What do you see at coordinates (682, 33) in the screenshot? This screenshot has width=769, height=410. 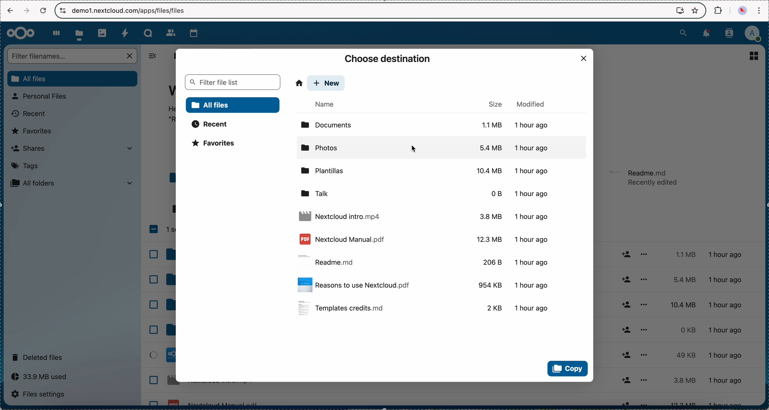 I see `search` at bounding box center [682, 33].